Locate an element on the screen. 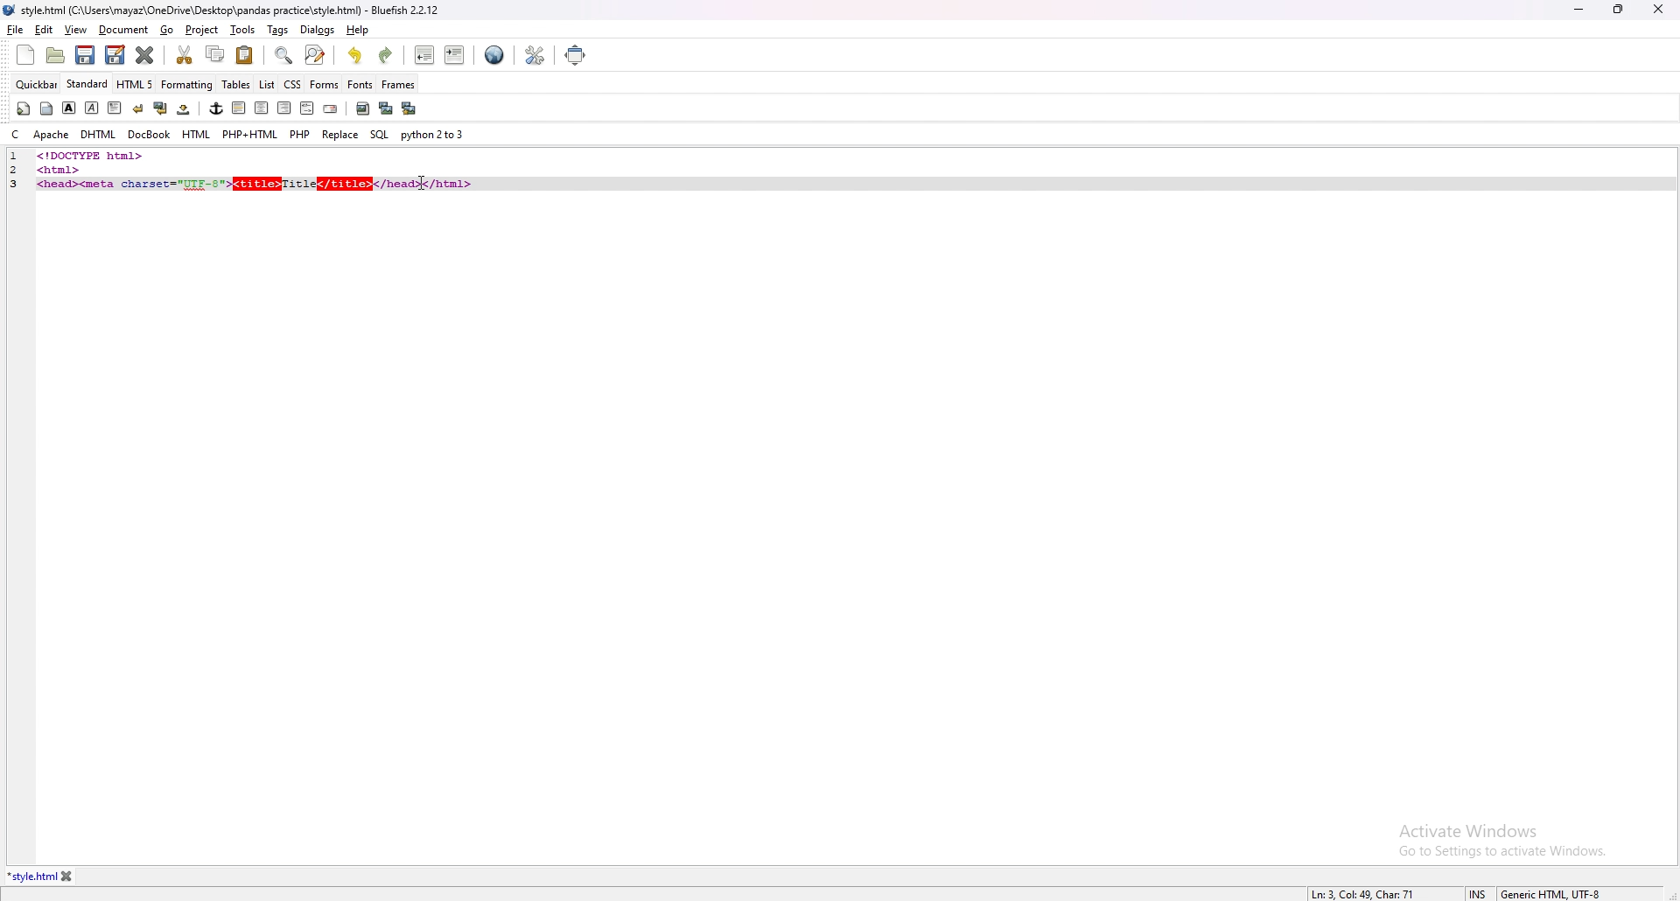 The image size is (1680, 901). left indent is located at coordinates (237, 108).